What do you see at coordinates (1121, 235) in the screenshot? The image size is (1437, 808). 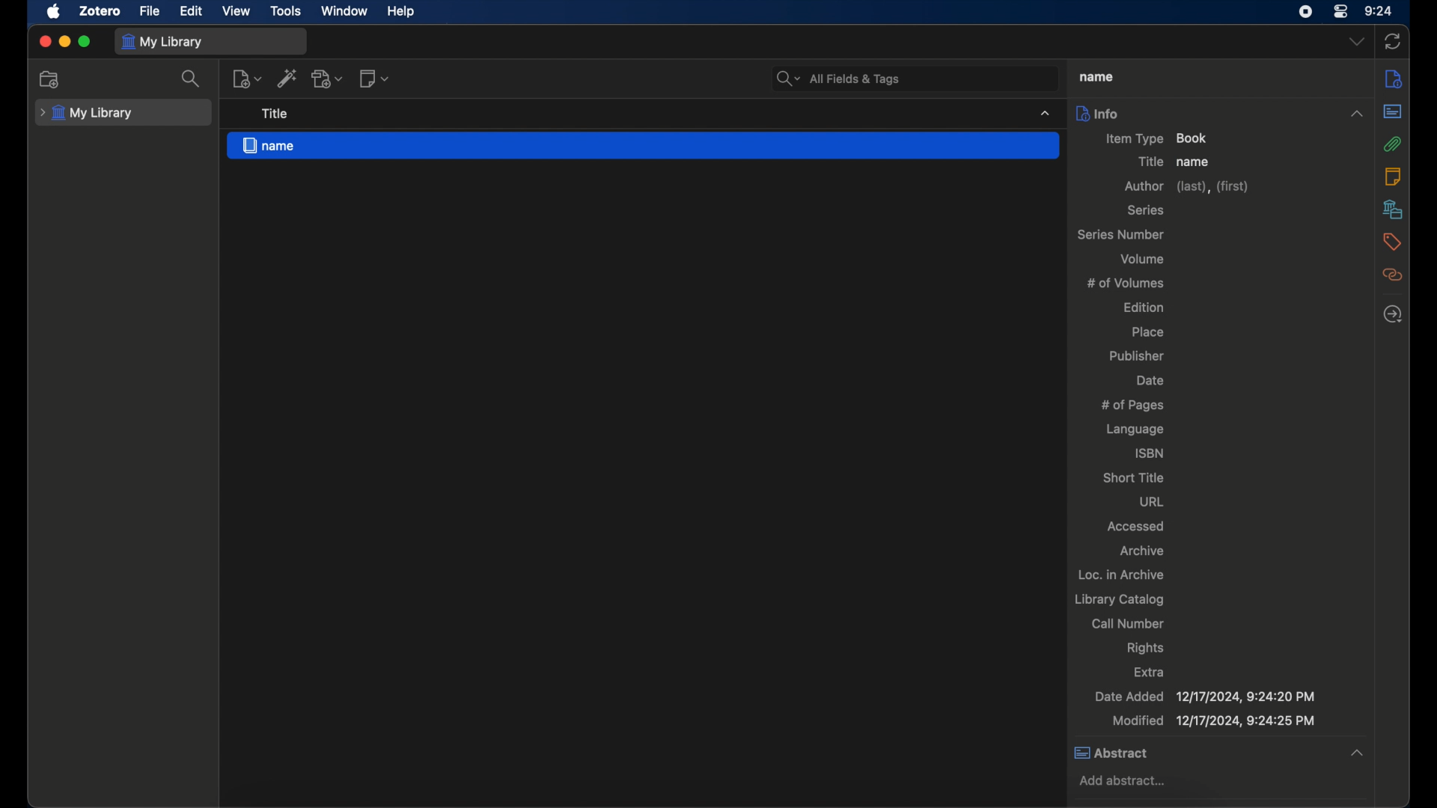 I see `series number` at bounding box center [1121, 235].